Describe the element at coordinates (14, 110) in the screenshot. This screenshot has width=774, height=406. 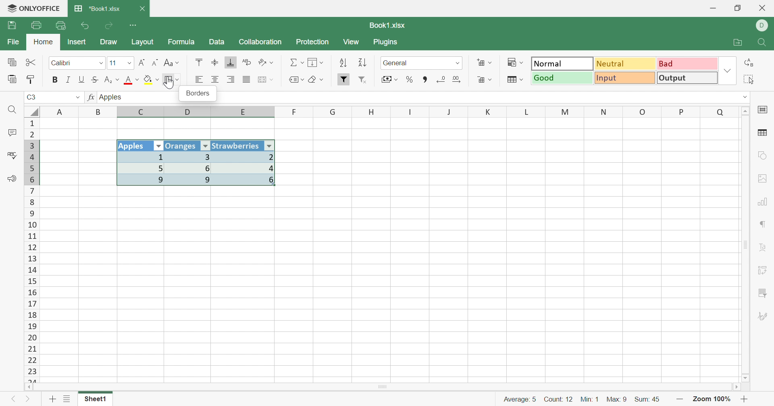
I see `Find` at that location.